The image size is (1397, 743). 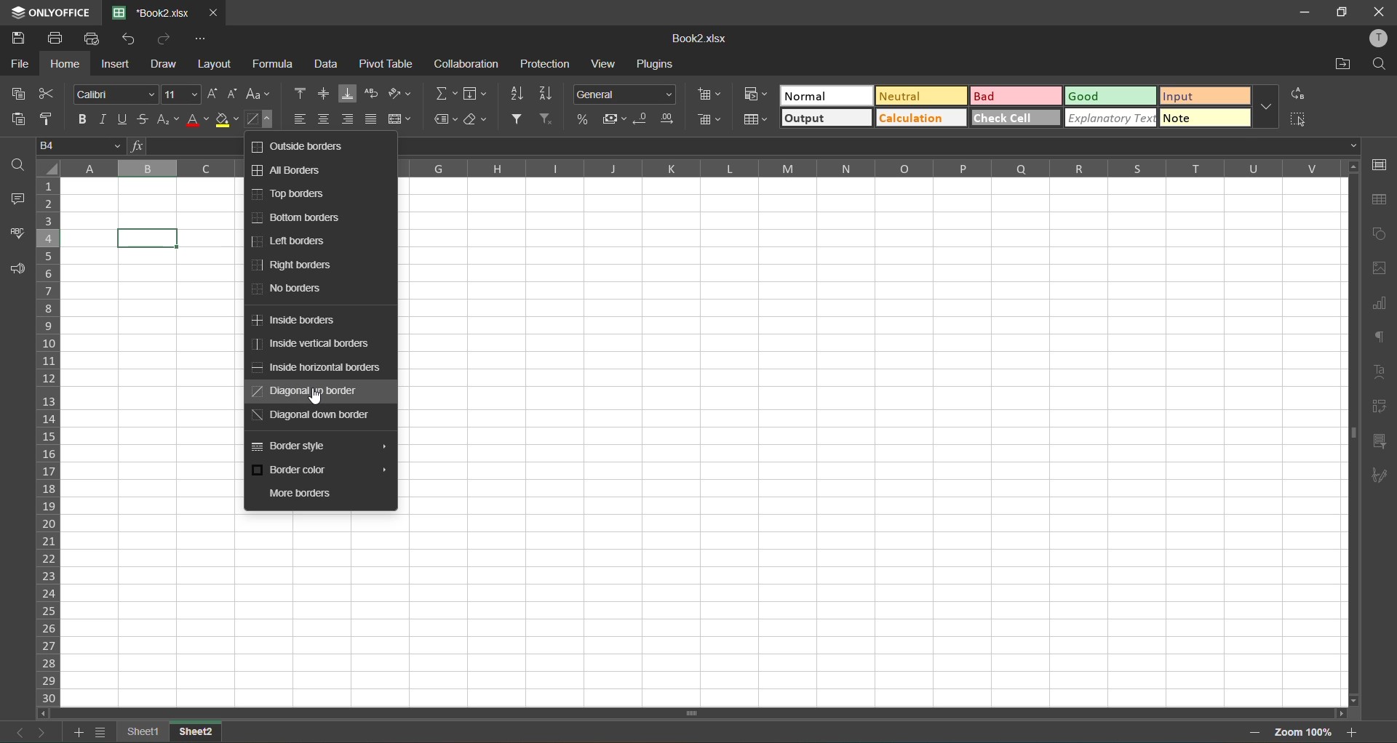 I want to click on good, so click(x=1110, y=98).